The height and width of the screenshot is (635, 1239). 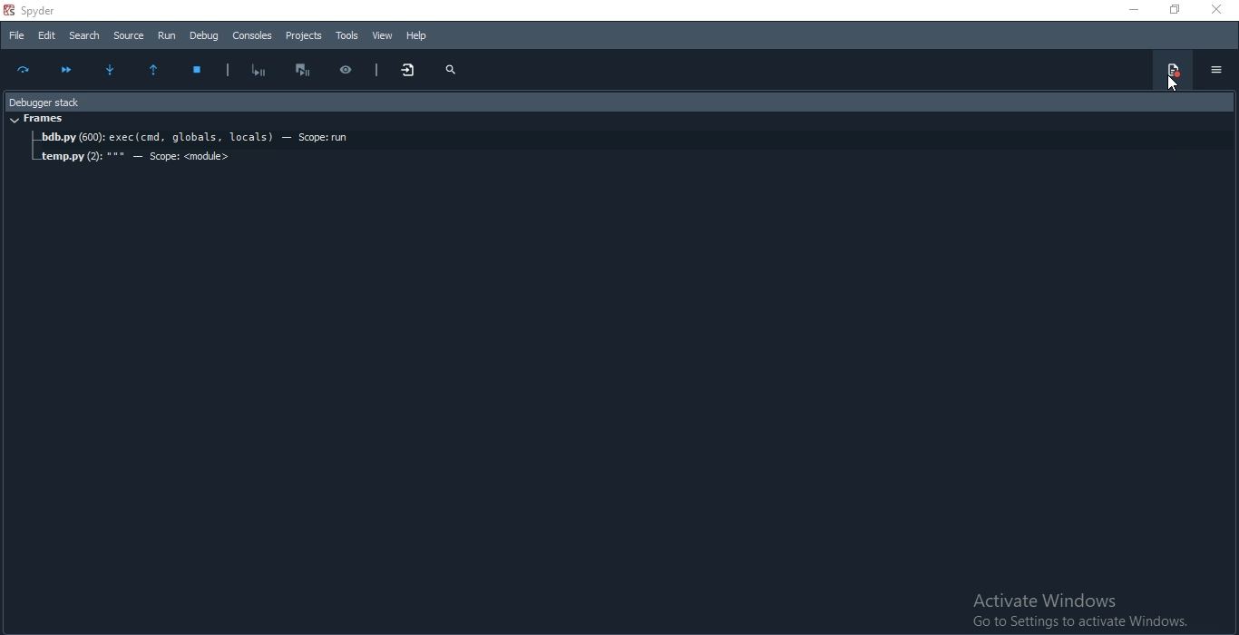 What do you see at coordinates (159, 71) in the screenshot?
I see `Execute till; function or methods return` at bounding box center [159, 71].